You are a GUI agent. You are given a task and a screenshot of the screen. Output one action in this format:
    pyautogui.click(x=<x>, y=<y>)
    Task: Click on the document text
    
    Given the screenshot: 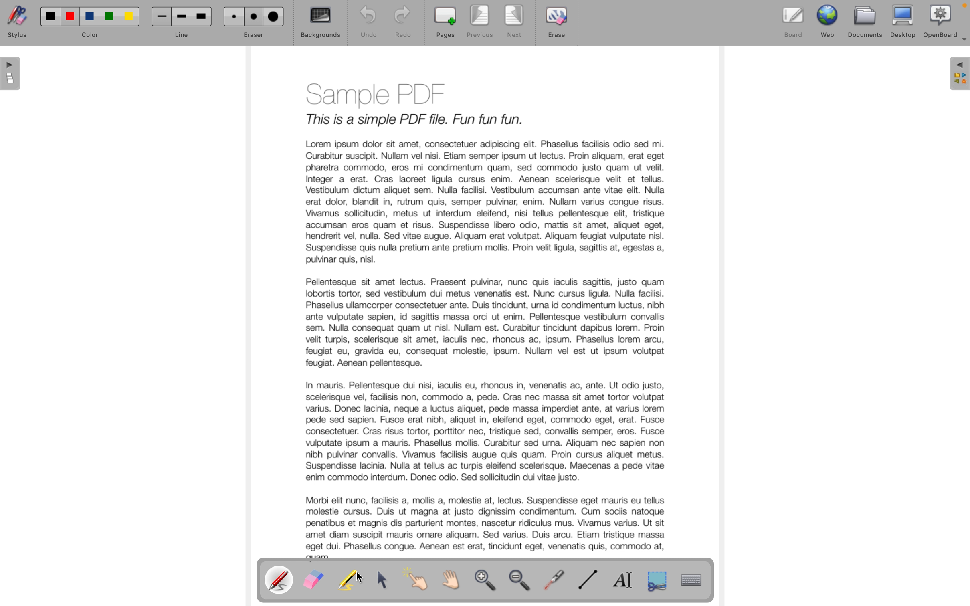 What is the action you would take?
    pyautogui.click(x=491, y=317)
    